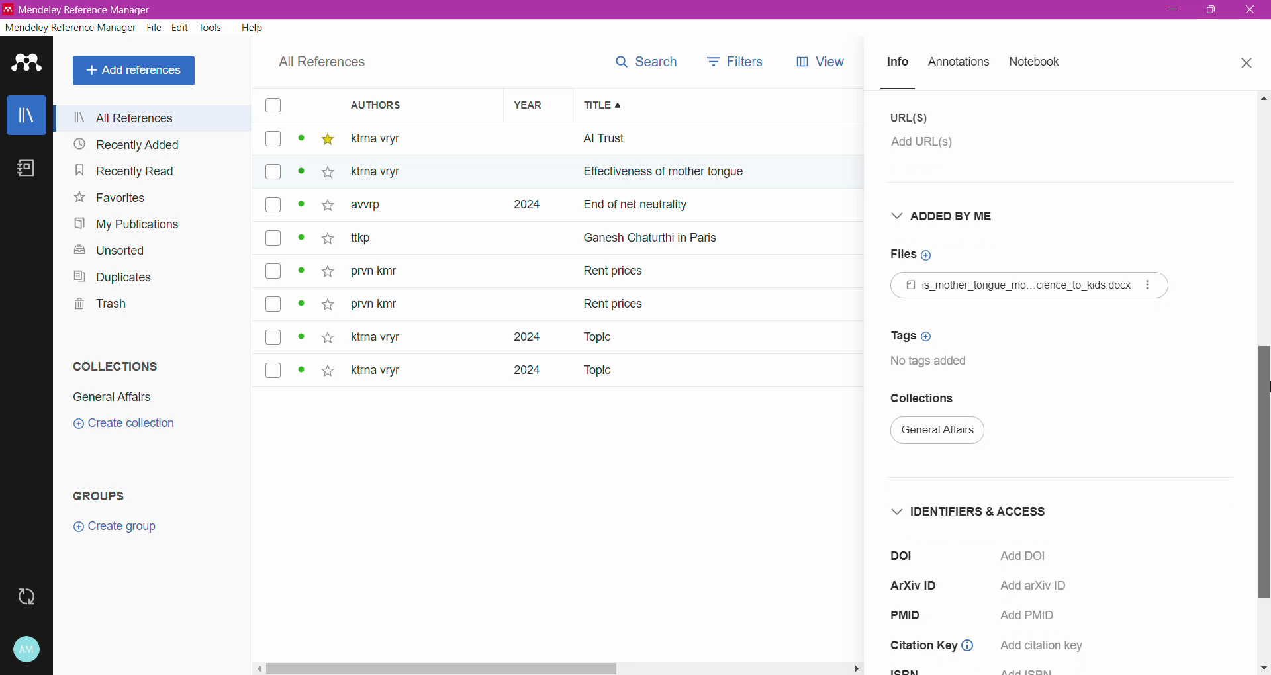 This screenshot has height=675, width=1271. I want to click on Identifiers and Access, so click(966, 511).